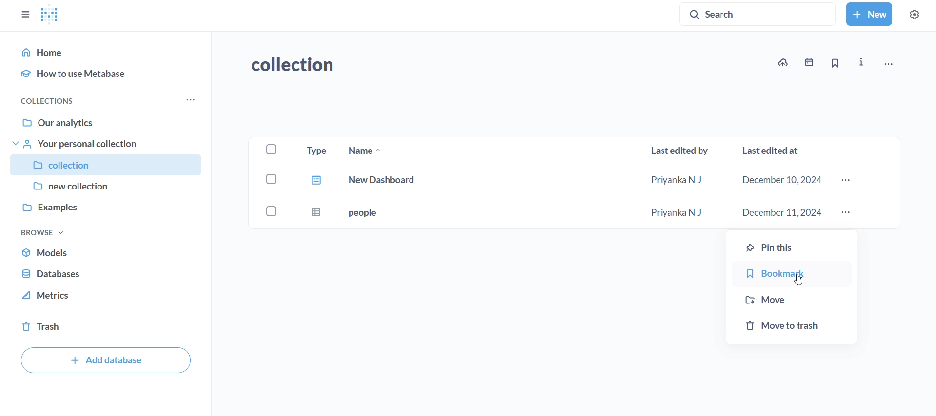 The width and height of the screenshot is (936, 416). I want to click on pin this, so click(793, 246).